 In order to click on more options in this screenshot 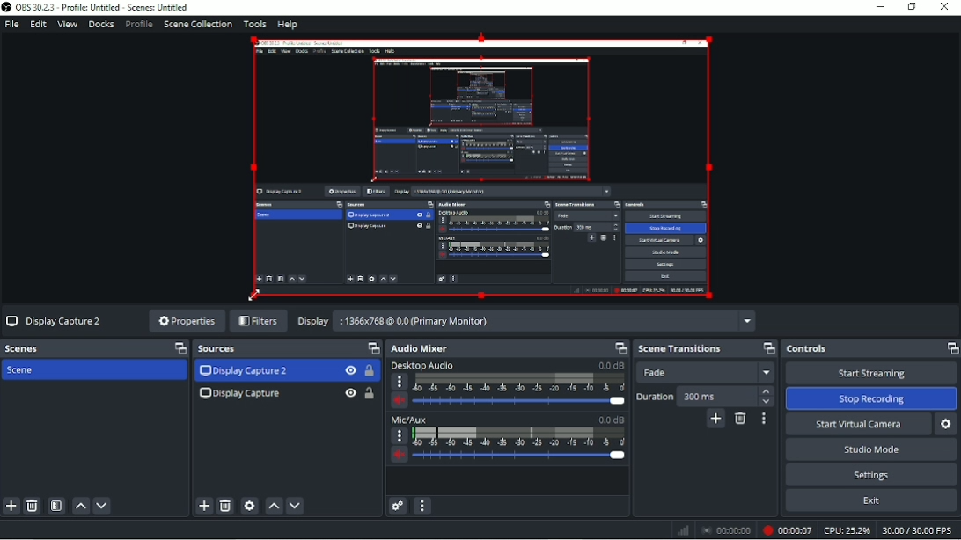, I will do `click(400, 382)`.